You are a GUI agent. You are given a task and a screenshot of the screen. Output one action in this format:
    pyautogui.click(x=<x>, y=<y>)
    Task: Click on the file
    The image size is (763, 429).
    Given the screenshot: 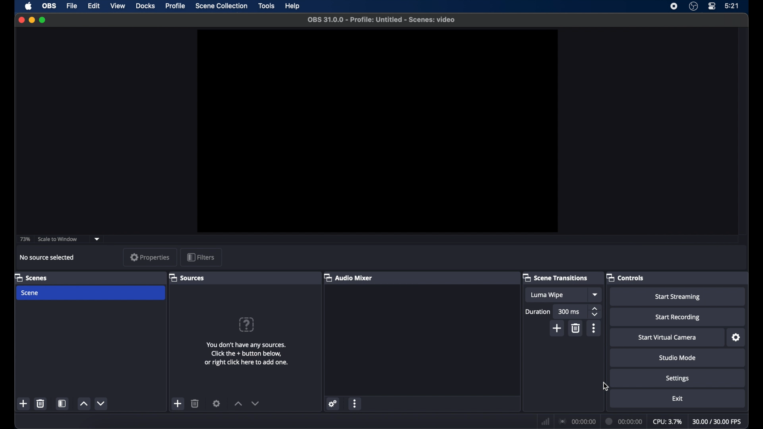 What is the action you would take?
    pyautogui.click(x=72, y=6)
    